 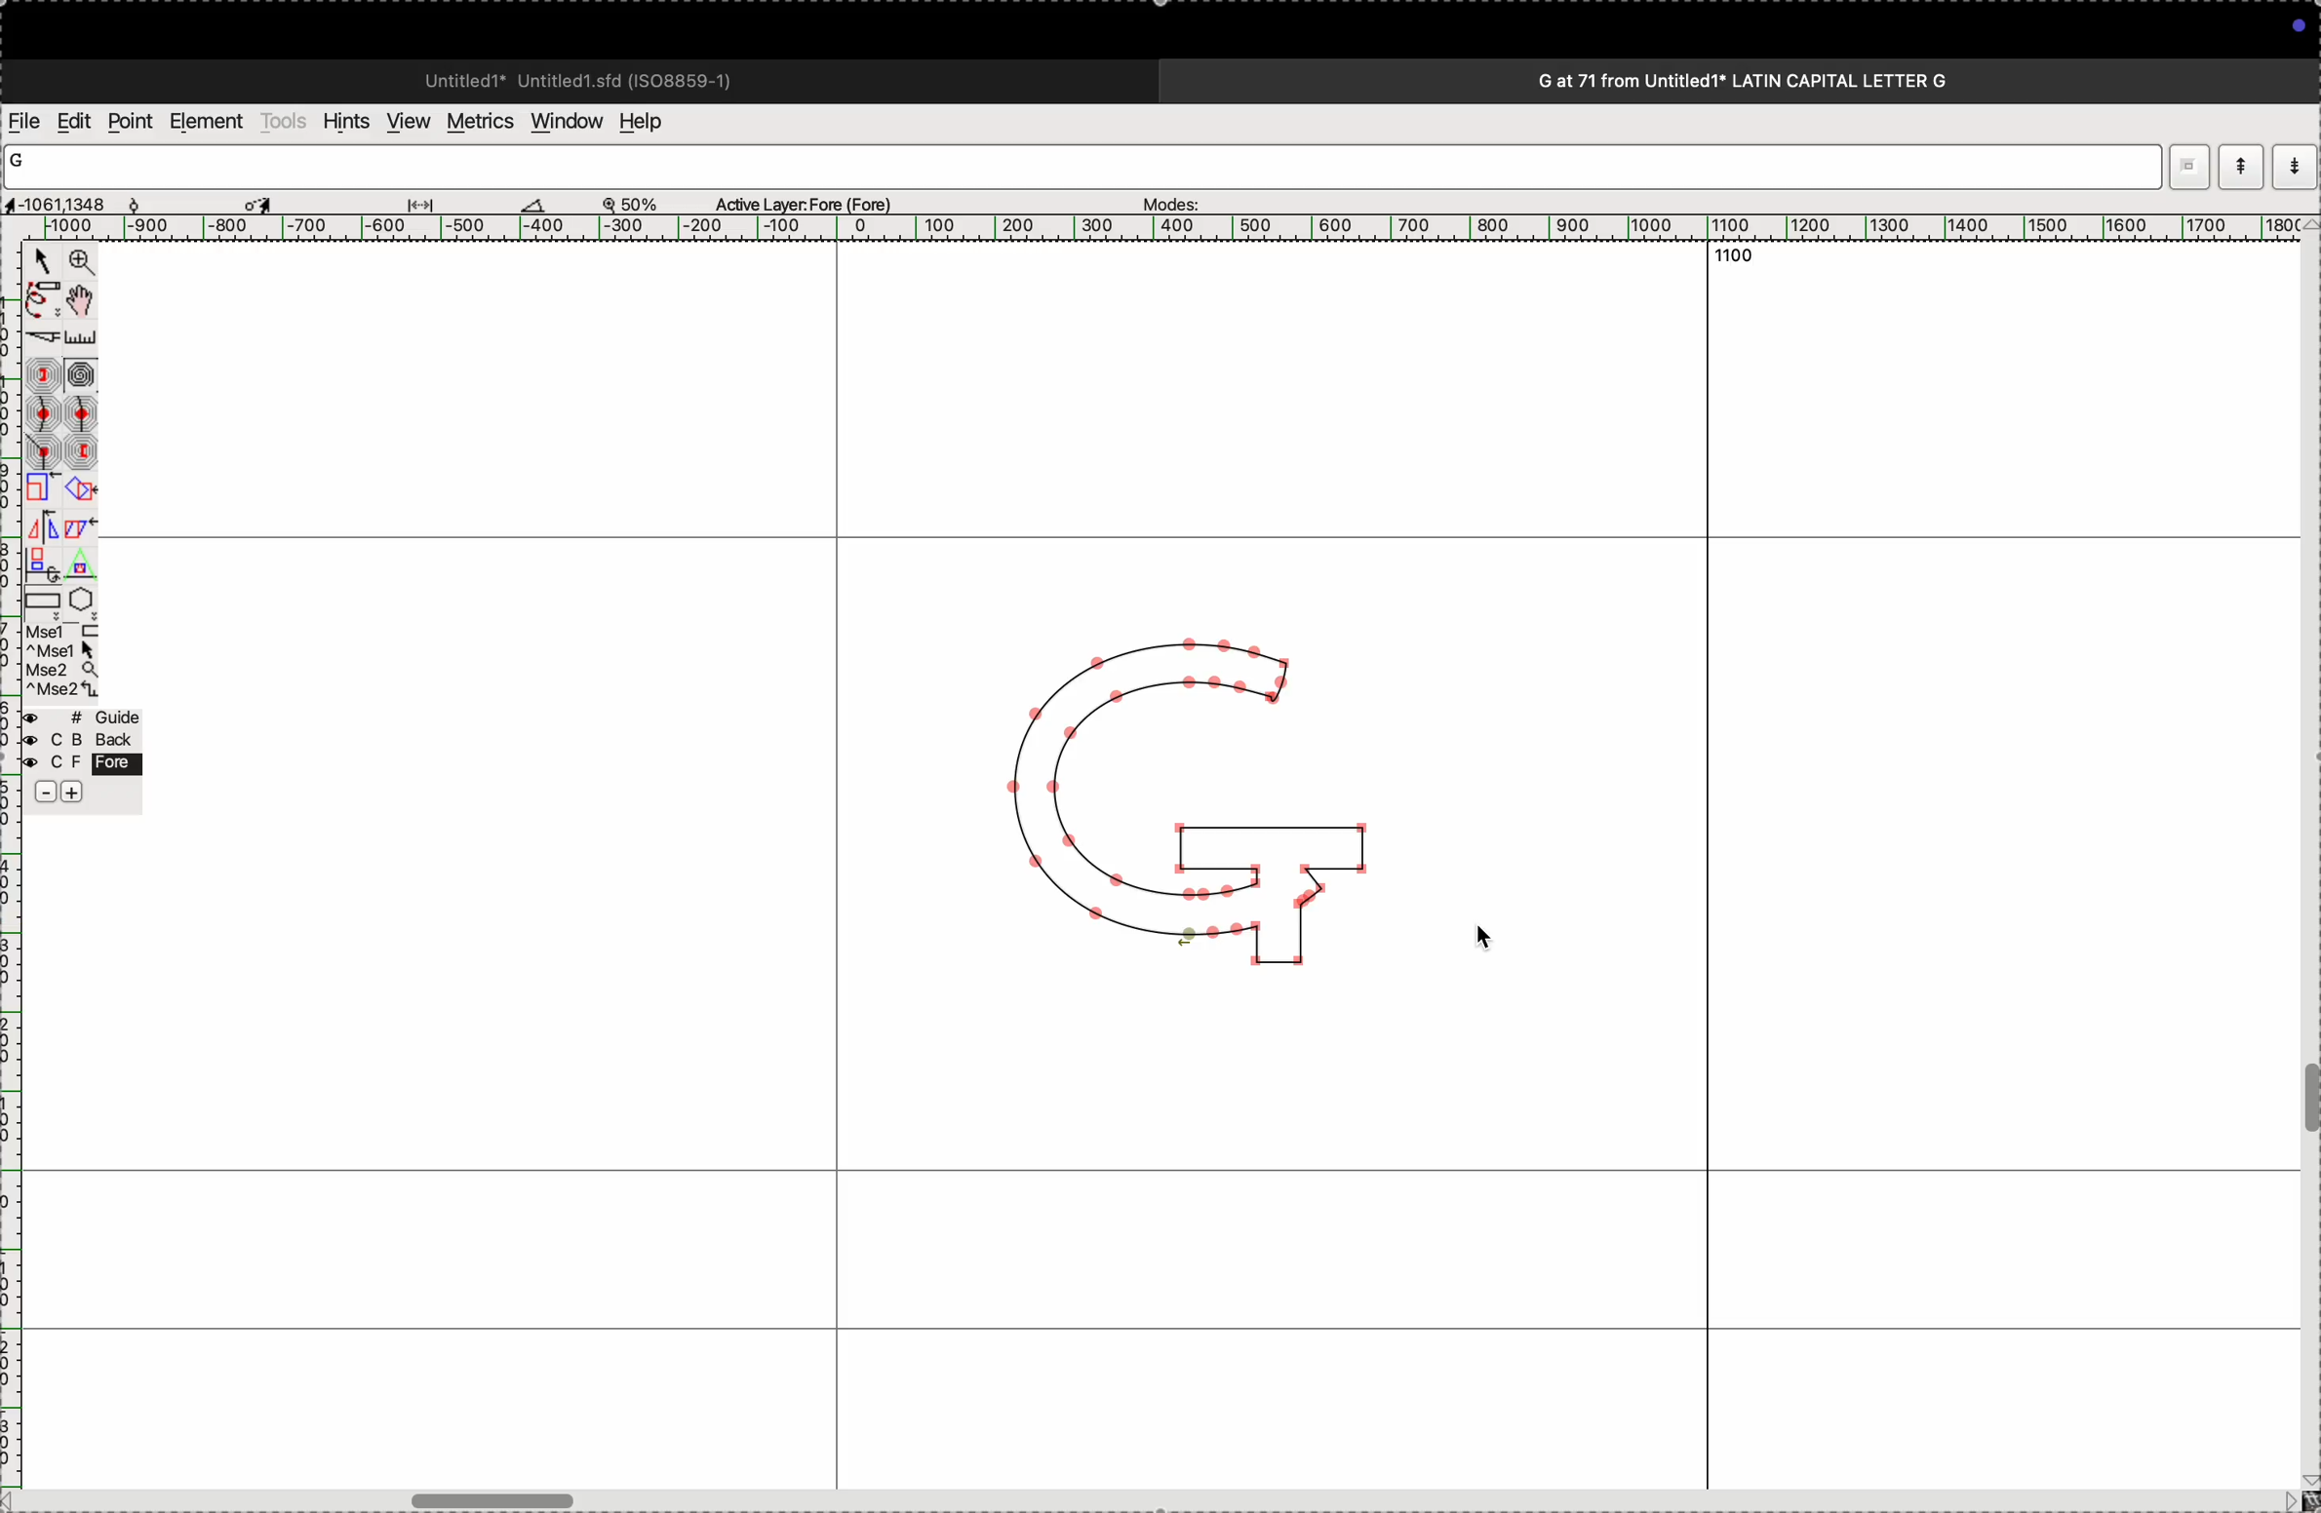 What do you see at coordinates (2297, 165) in the screenshot?
I see `show previous word list` at bounding box center [2297, 165].